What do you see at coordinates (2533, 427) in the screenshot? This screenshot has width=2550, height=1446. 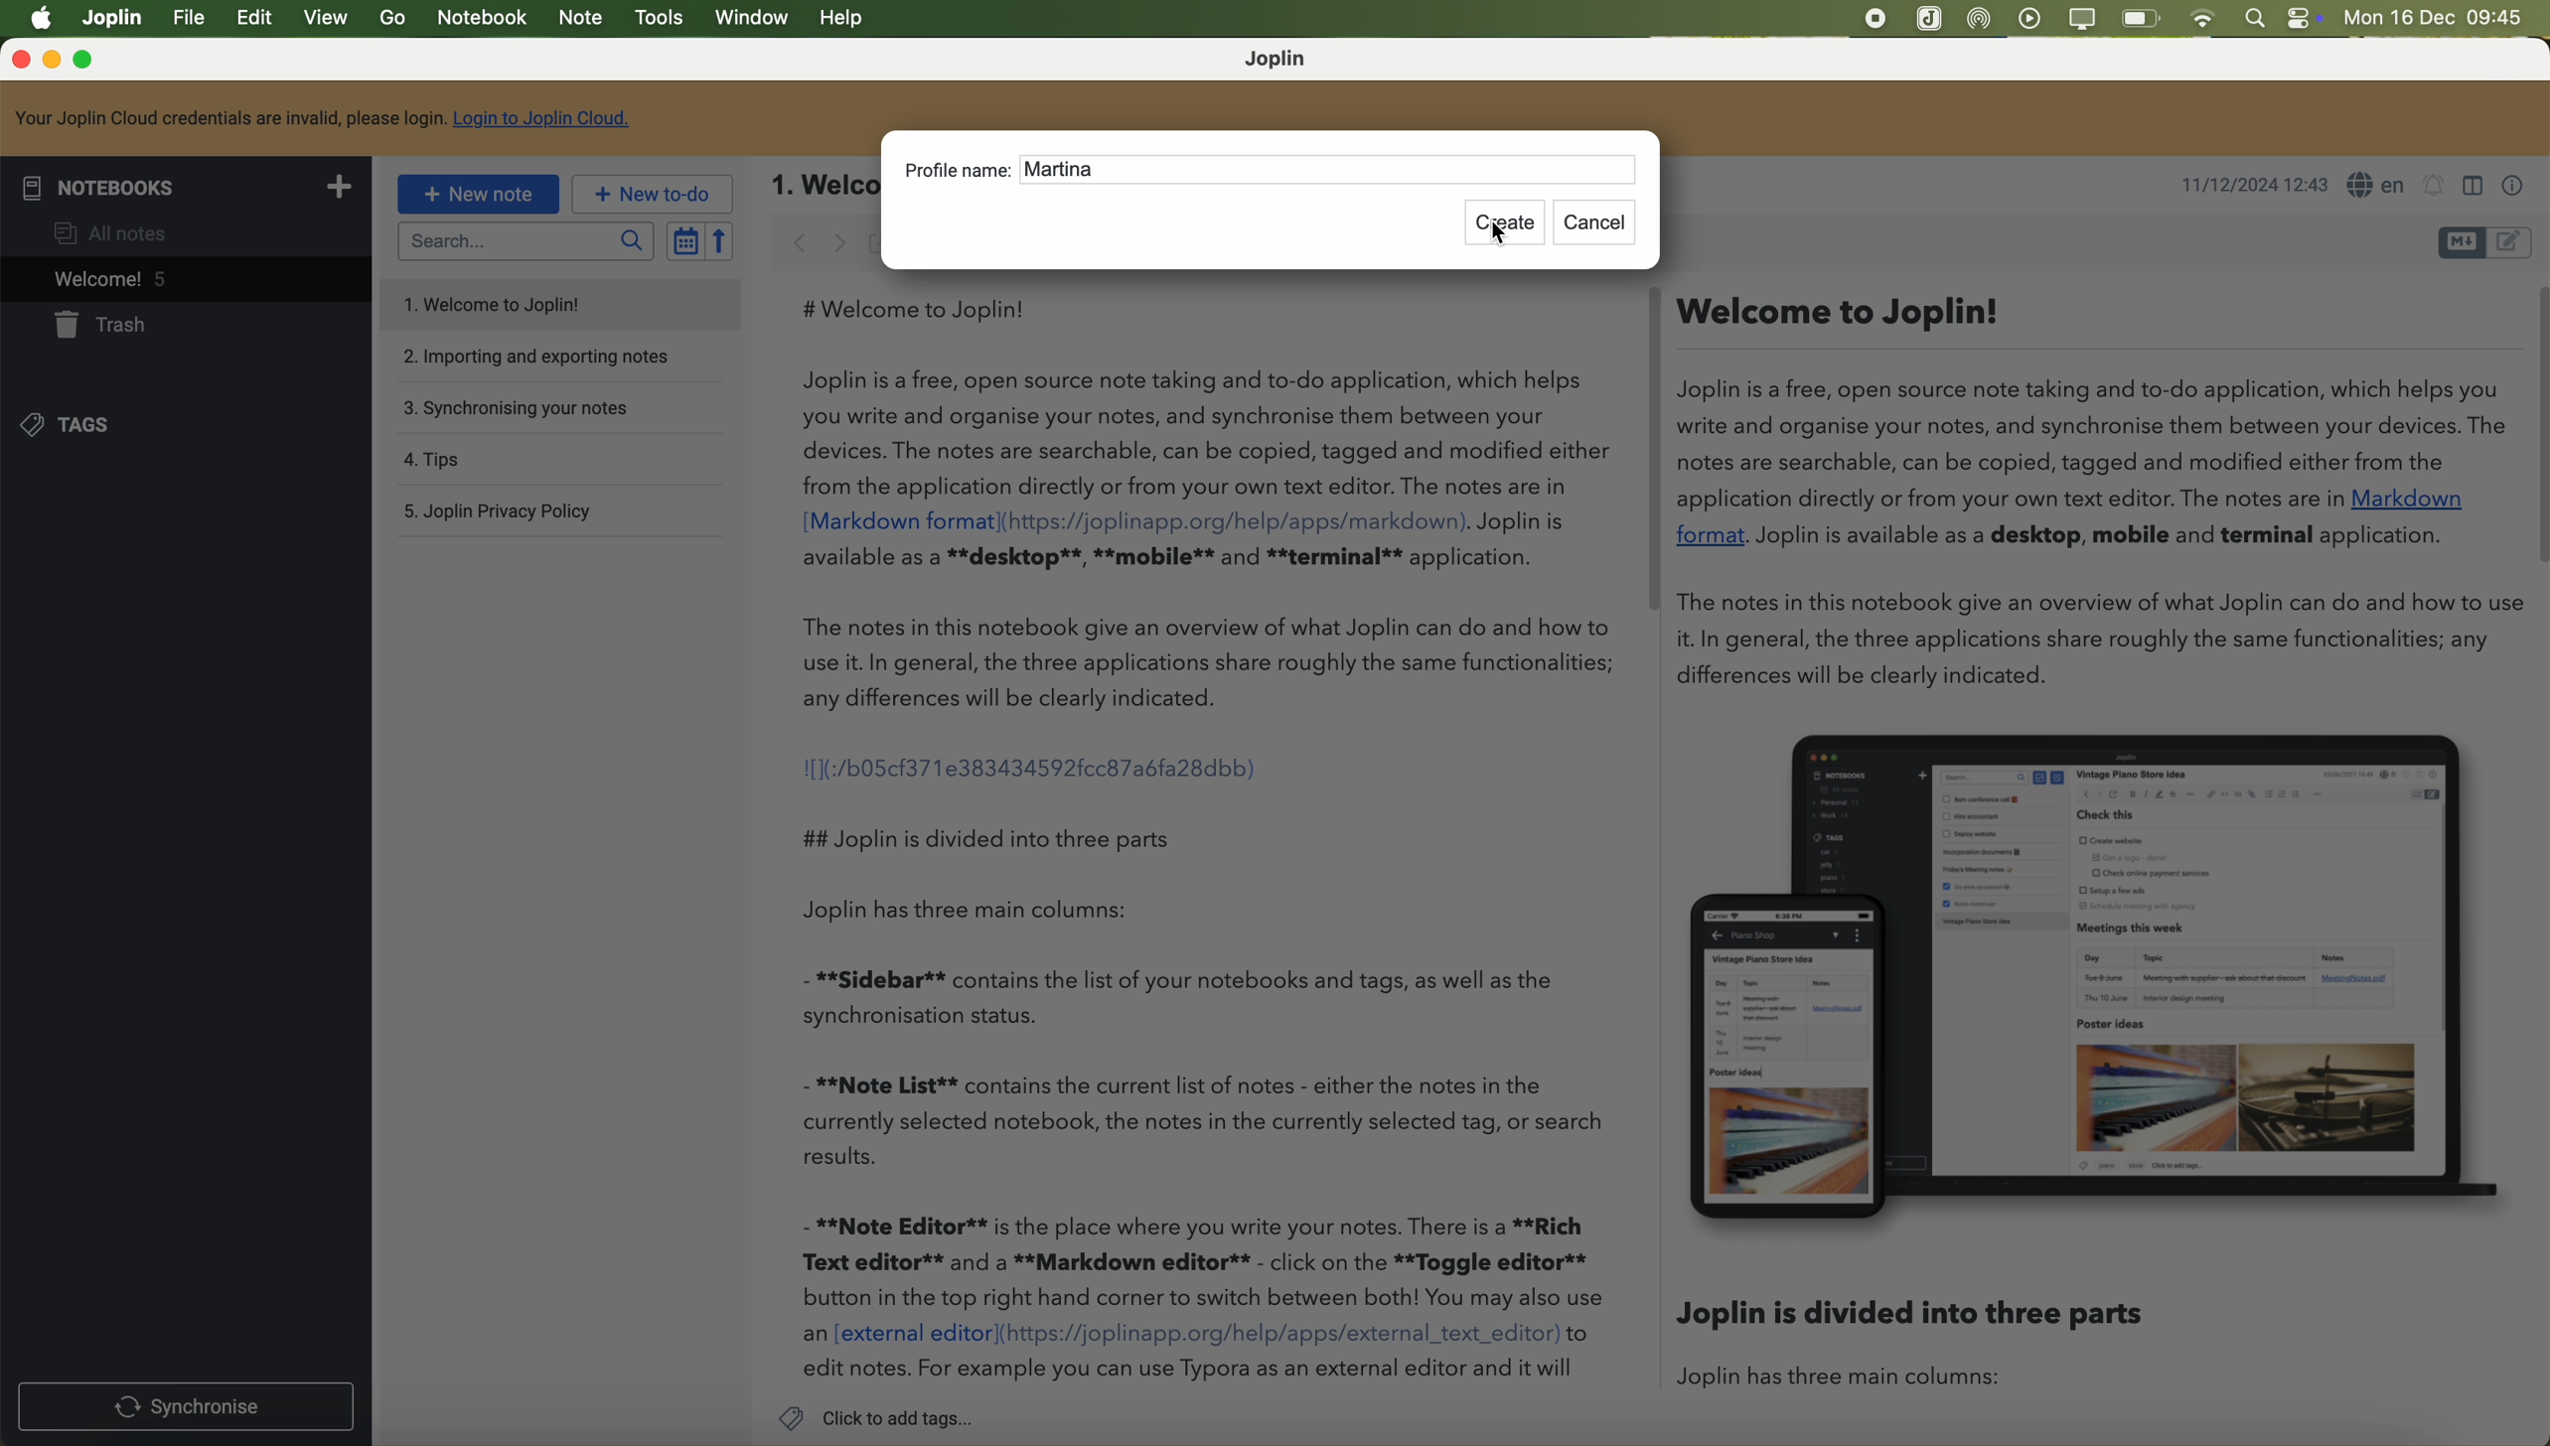 I see `scroll bar` at bounding box center [2533, 427].